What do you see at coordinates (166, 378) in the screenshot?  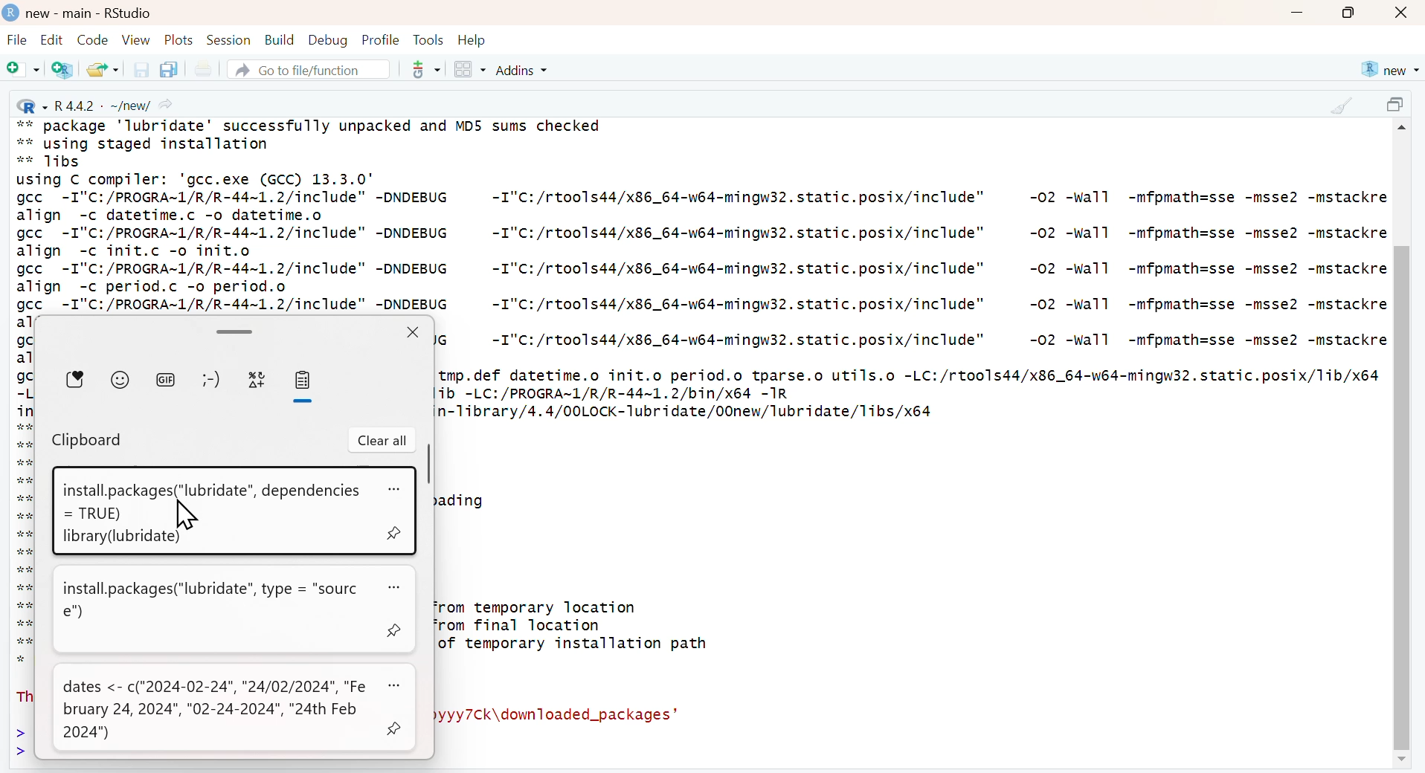 I see `GIF` at bounding box center [166, 378].